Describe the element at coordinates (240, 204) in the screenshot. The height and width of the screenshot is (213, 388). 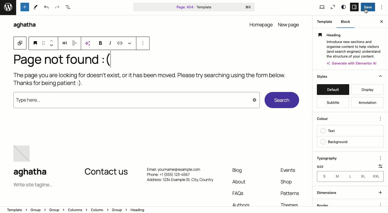
I see `Authors` at that location.